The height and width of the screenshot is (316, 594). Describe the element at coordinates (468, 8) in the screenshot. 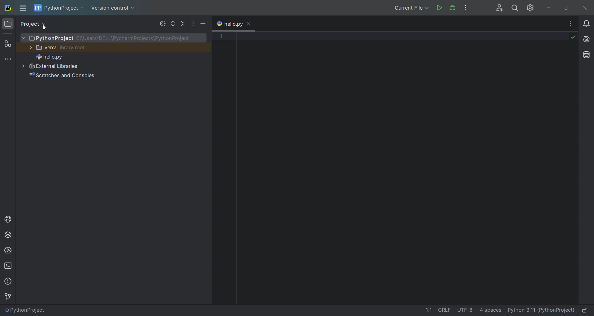

I see `options` at that location.